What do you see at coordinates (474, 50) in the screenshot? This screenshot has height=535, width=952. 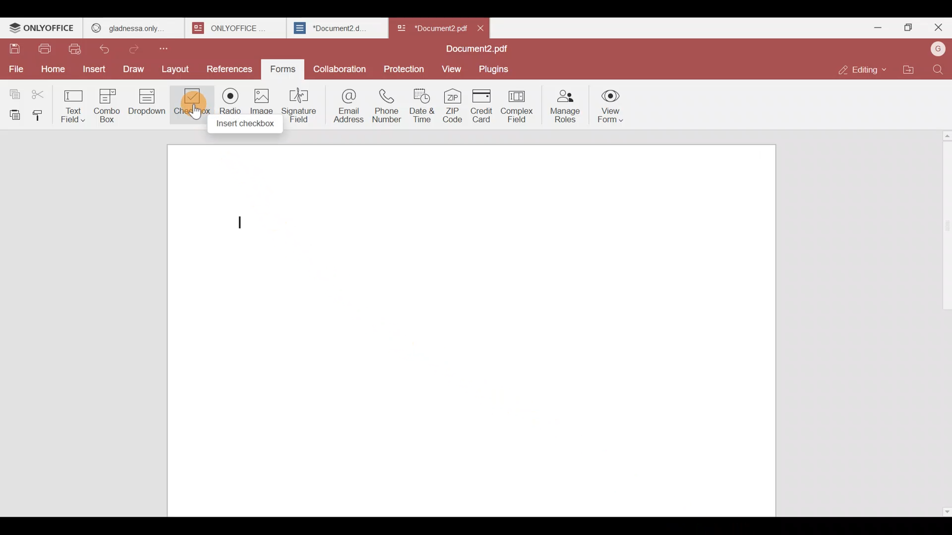 I see `Document2.pdf` at bounding box center [474, 50].